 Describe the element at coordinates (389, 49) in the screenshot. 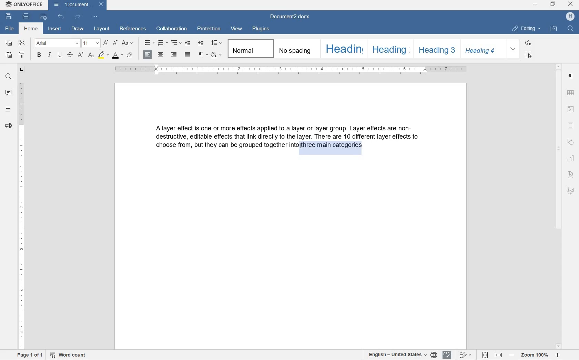

I see `heading 2` at that location.